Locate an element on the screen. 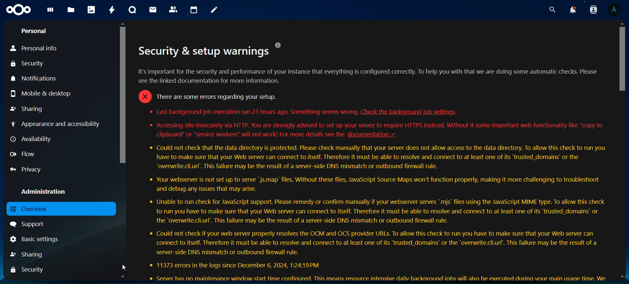 The width and height of the screenshot is (629, 284). search is located at coordinates (552, 10).